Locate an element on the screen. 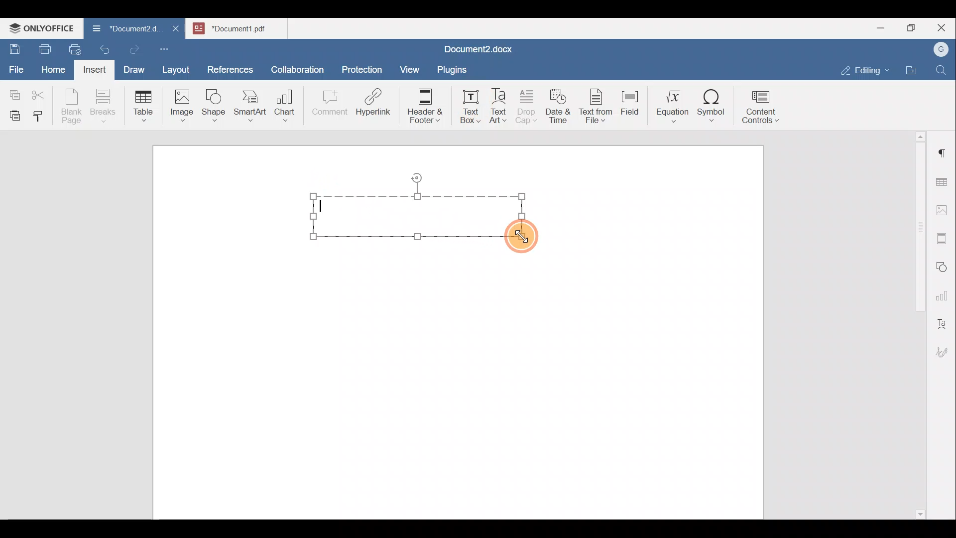  Close document is located at coordinates (176, 29).